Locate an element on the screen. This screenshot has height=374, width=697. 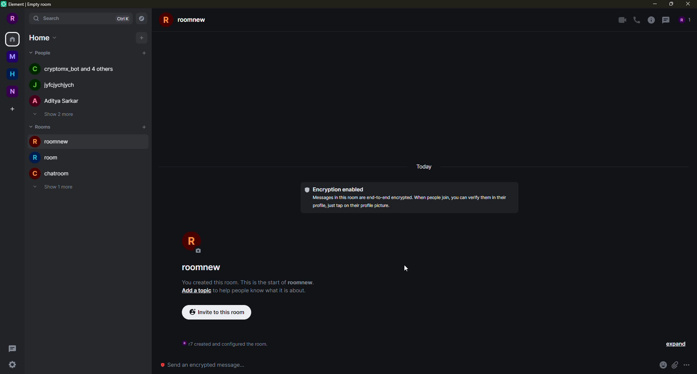
room is located at coordinates (64, 173).